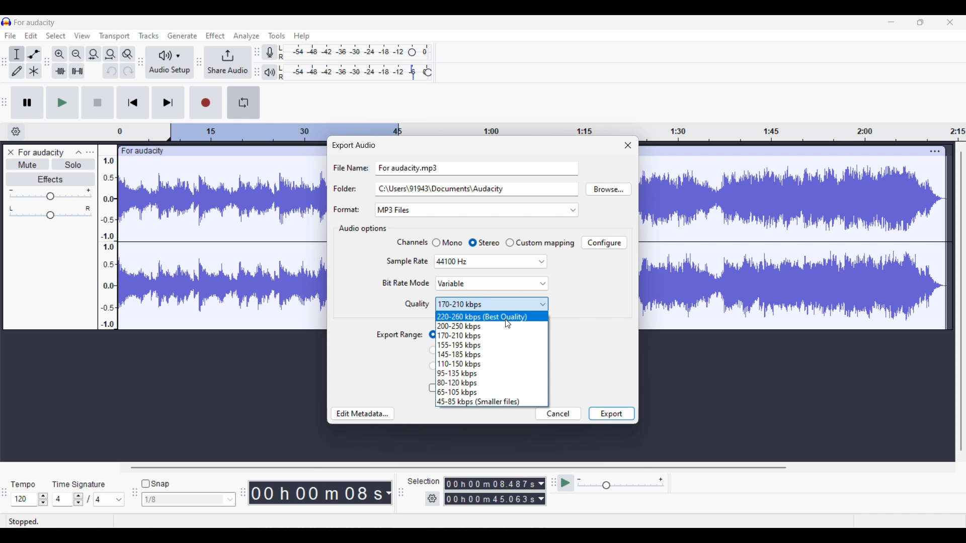  I want to click on Select menu, so click(56, 36).